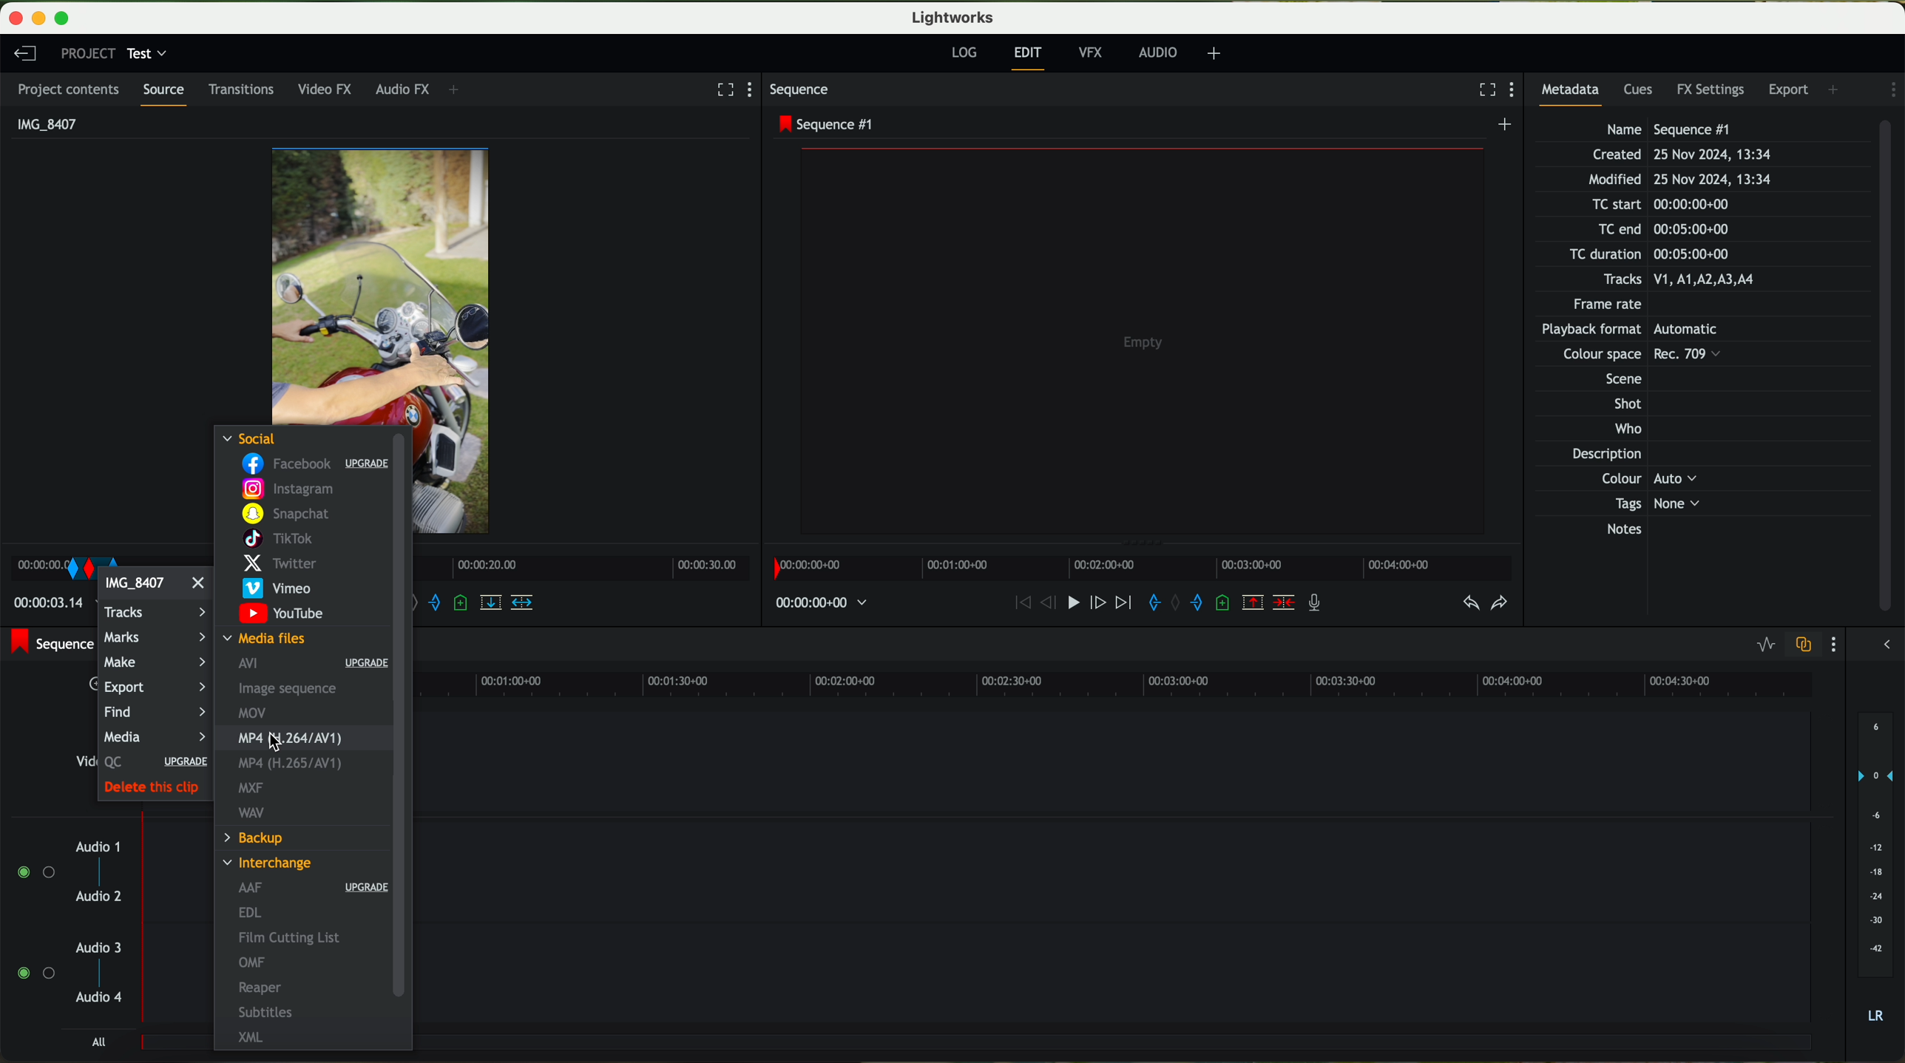  I want to click on cues, so click(1640, 92).